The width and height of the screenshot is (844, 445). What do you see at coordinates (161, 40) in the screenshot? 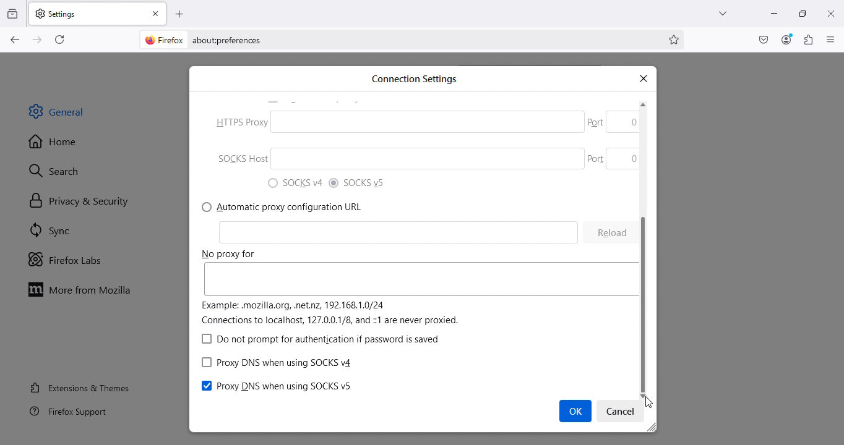
I see `firefox logo` at bounding box center [161, 40].